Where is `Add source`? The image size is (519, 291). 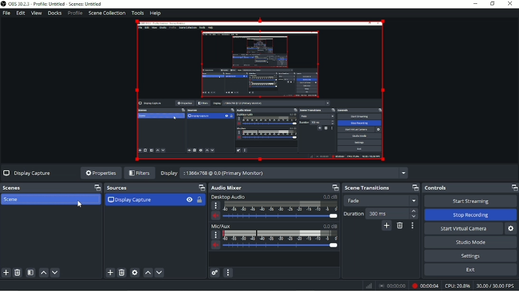 Add source is located at coordinates (110, 273).